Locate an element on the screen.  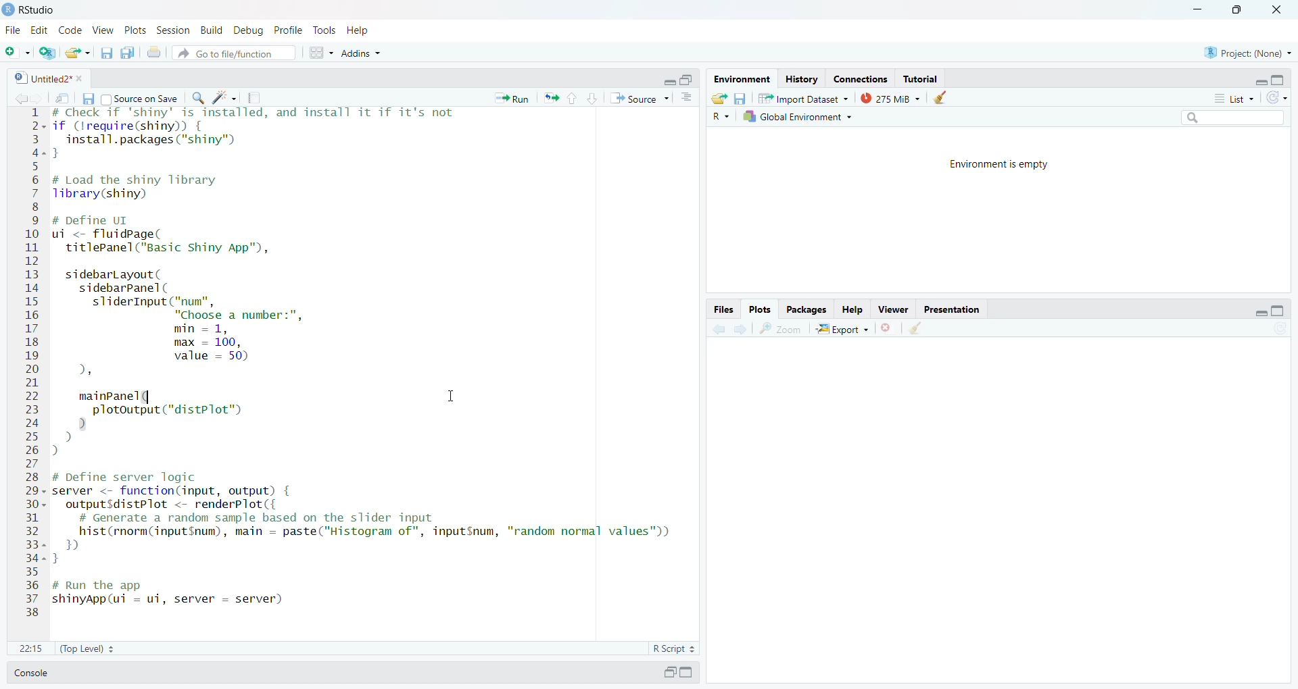
Tutorial is located at coordinates (919, 79).